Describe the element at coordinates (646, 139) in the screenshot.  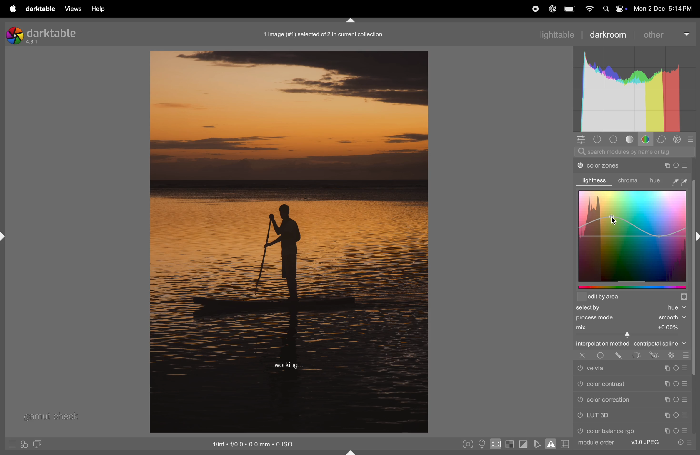
I see `` at that location.